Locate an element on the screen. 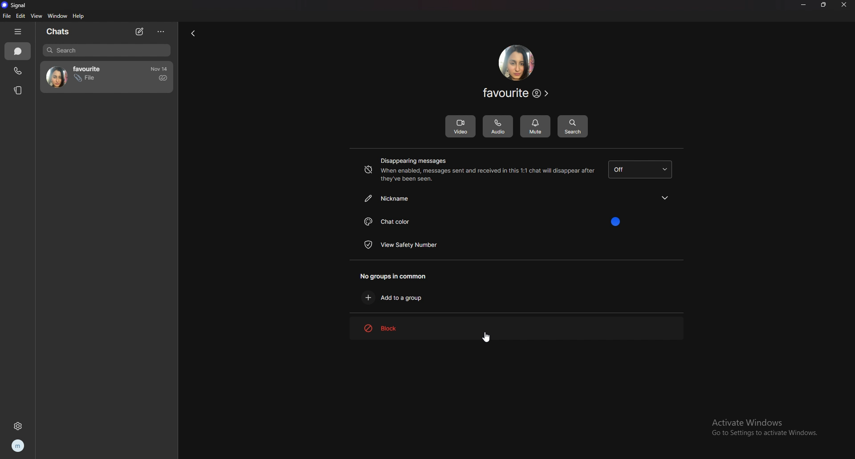  mute is located at coordinates (535, 126).